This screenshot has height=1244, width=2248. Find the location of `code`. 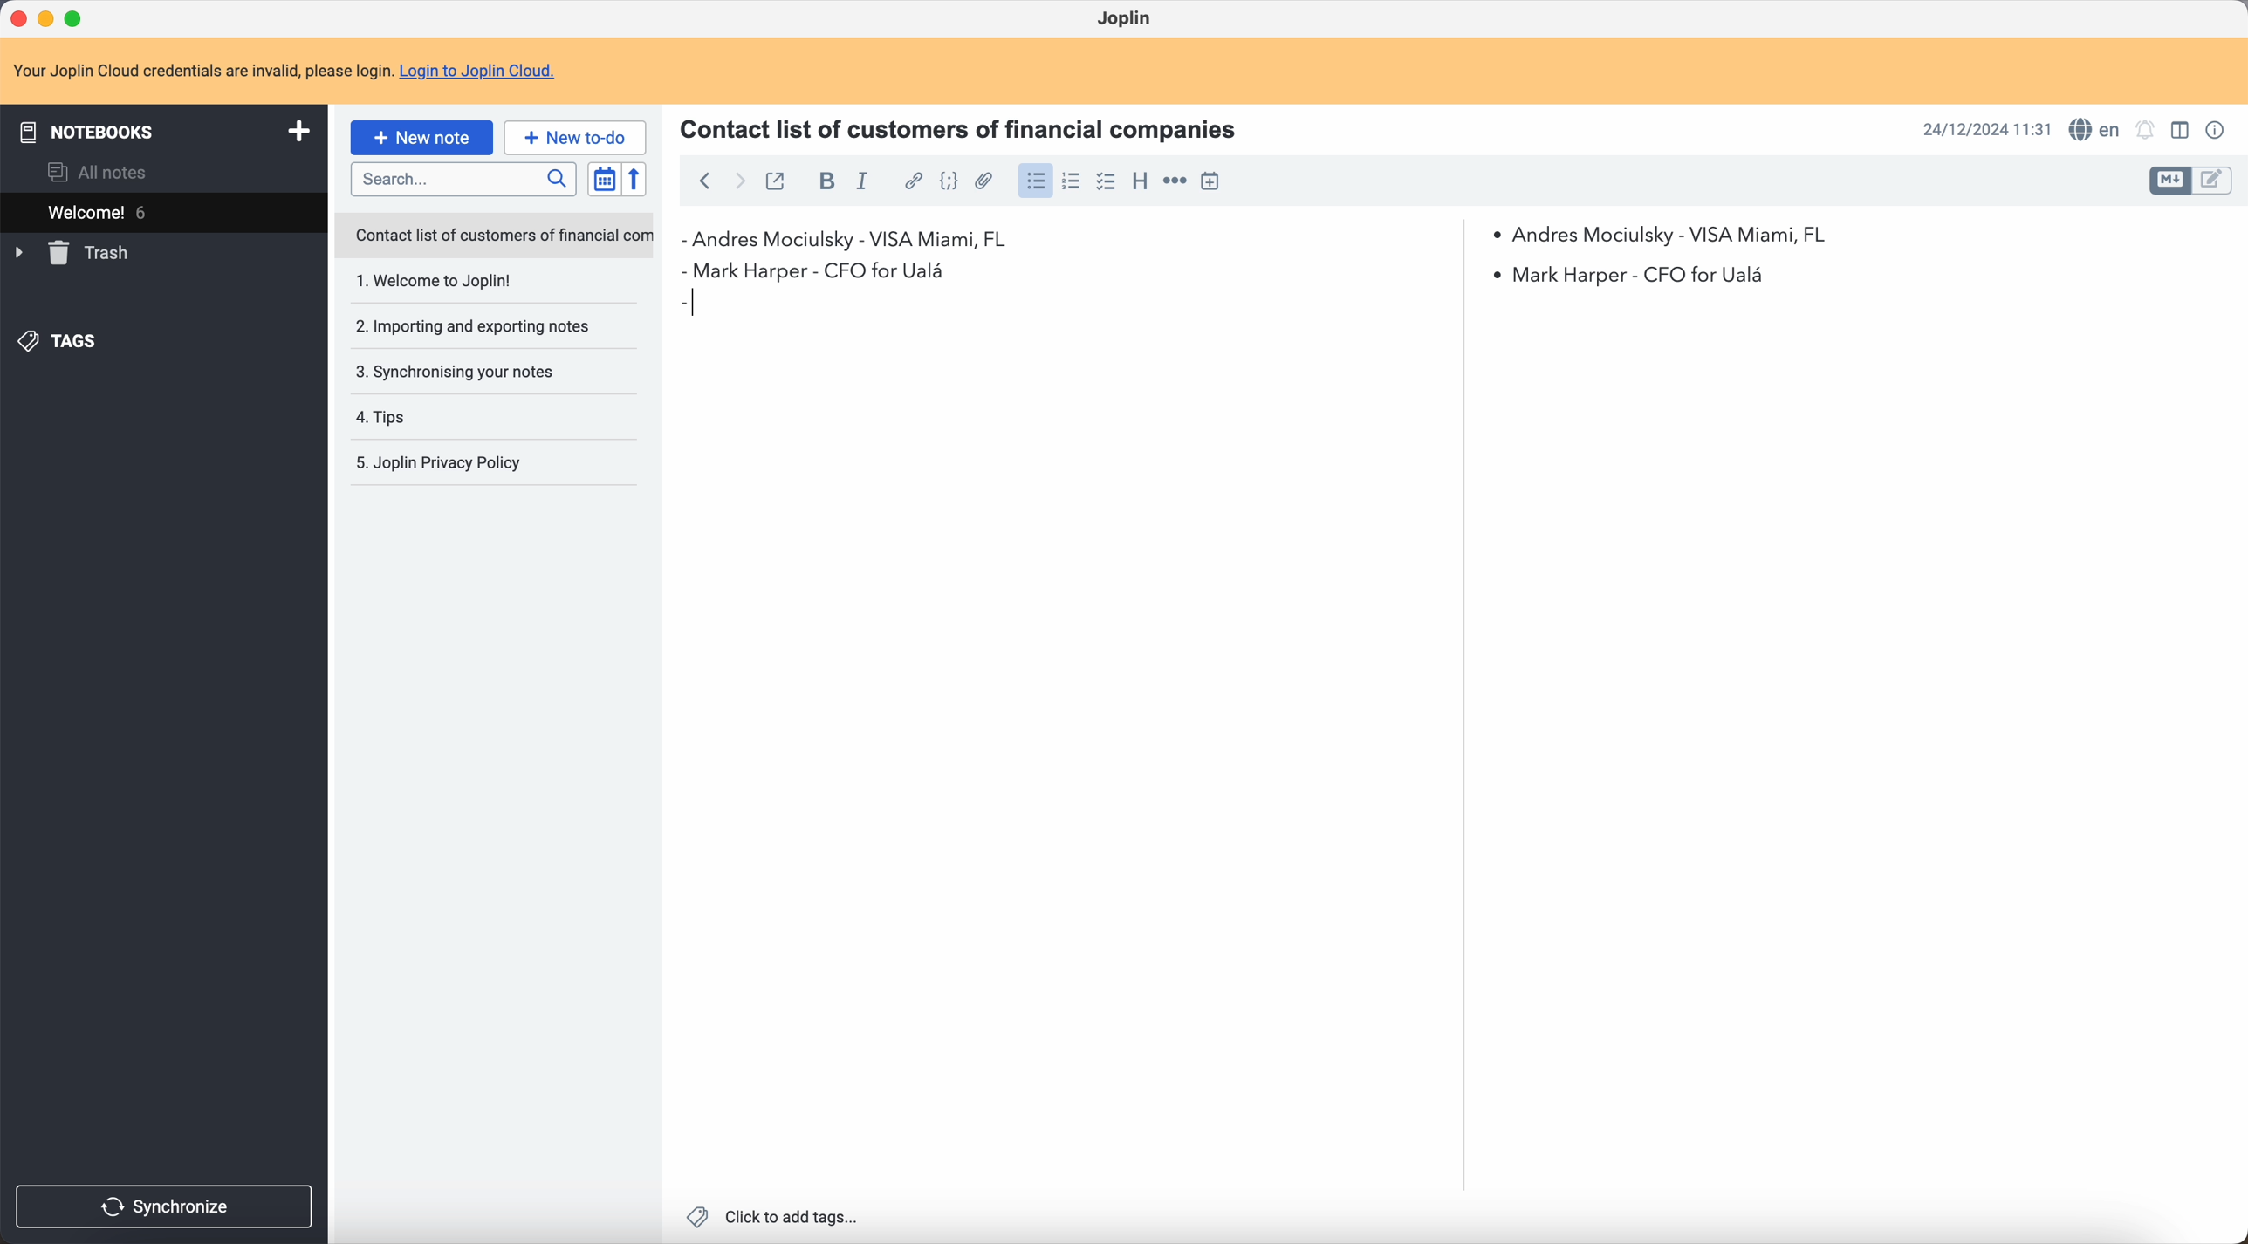

code is located at coordinates (949, 182).